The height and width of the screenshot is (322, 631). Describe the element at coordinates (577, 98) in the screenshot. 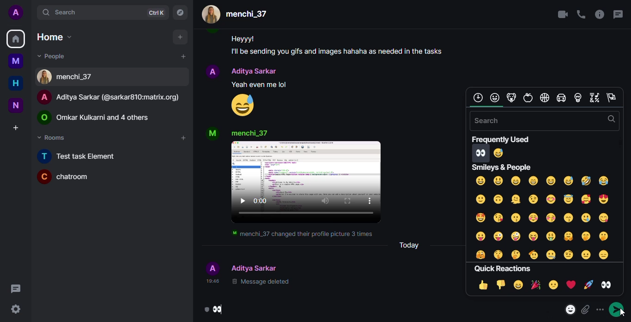

I see `objects` at that location.